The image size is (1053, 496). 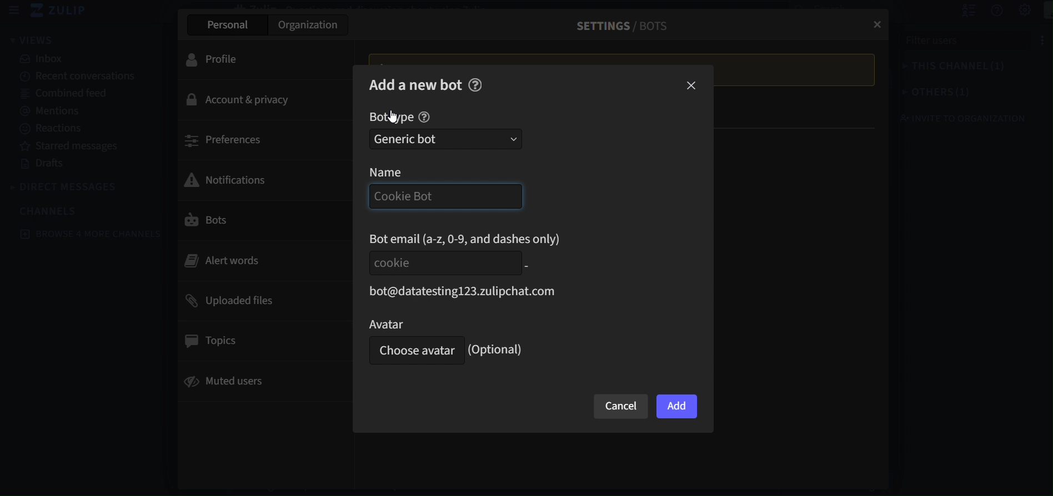 What do you see at coordinates (424, 118) in the screenshot?
I see `help` at bounding box center [424, 118].